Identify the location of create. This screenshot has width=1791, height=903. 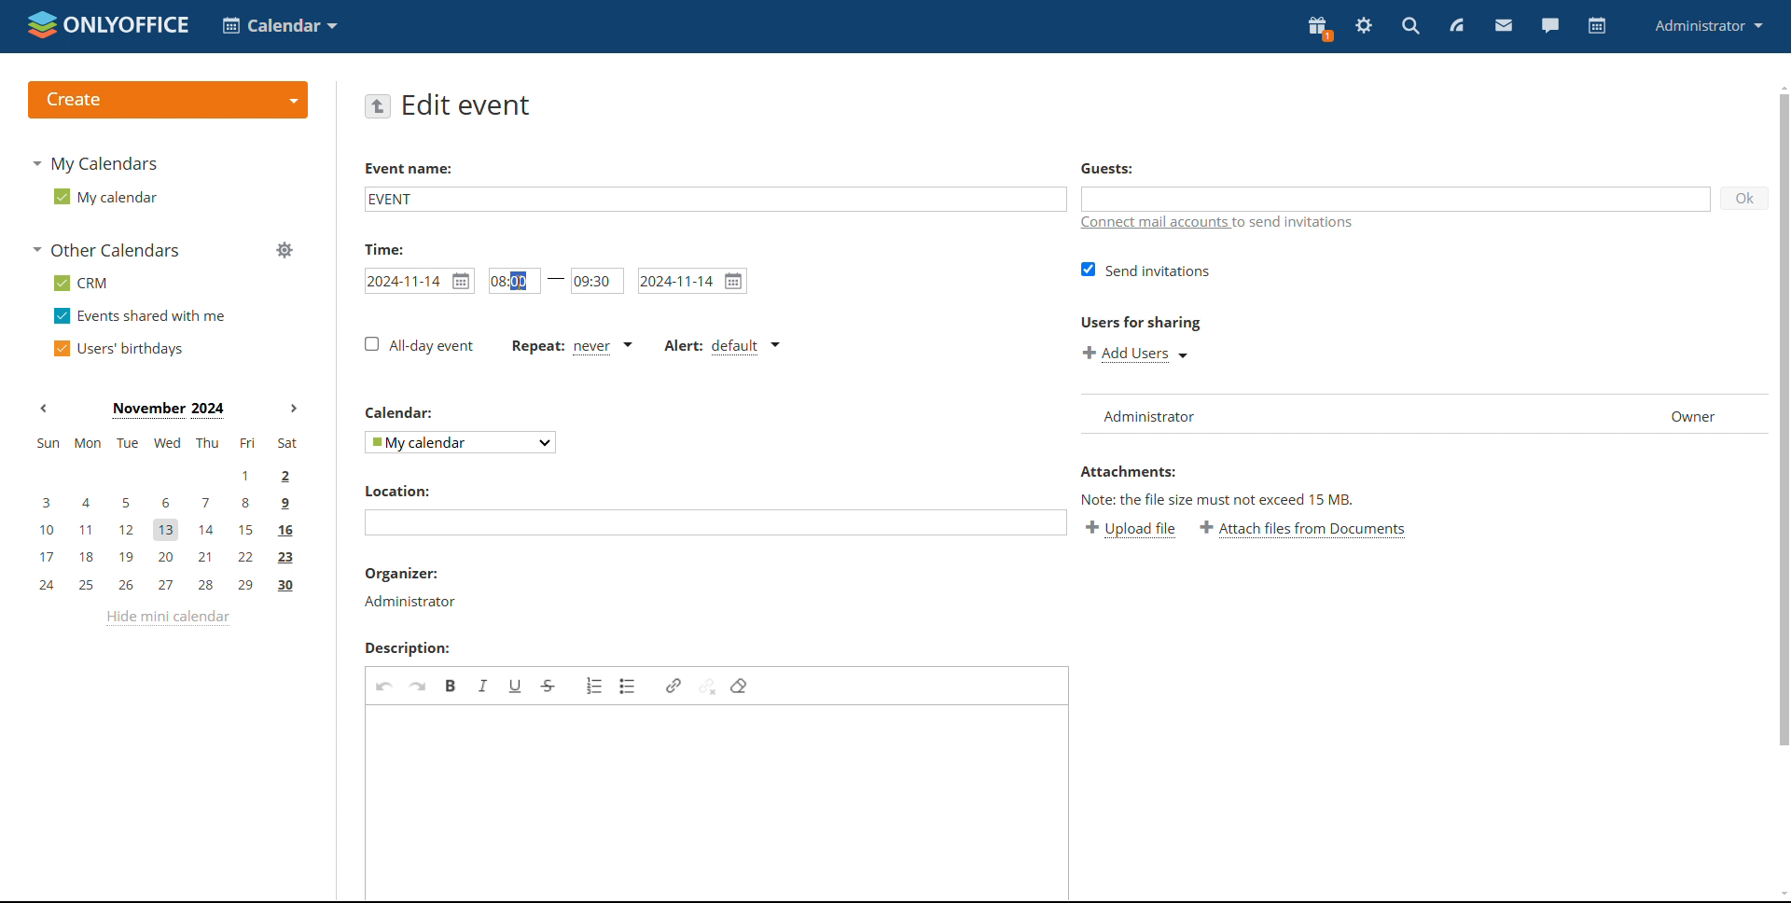
(166, 101).